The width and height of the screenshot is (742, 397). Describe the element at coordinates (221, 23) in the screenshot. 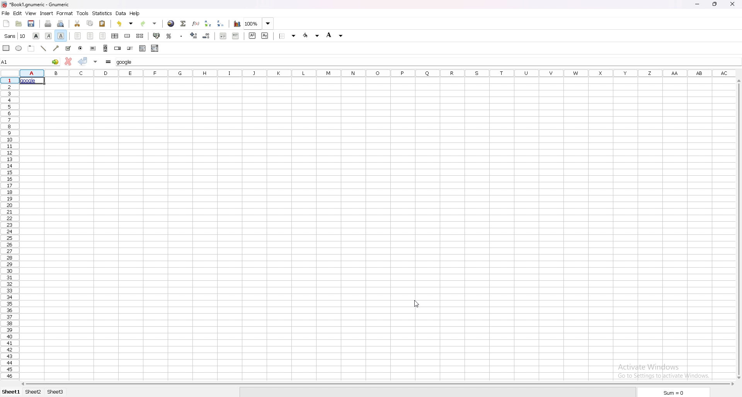

I see `sort descending` at that location.